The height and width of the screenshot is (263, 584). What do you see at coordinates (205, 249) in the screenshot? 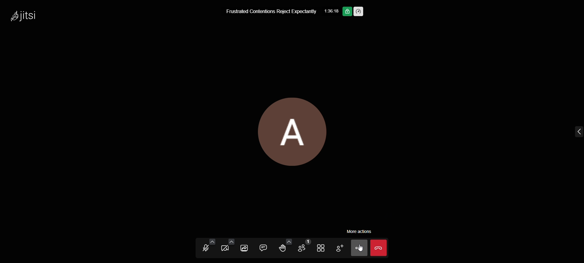
I see `unmute mic` at bounding box center [205, 249].